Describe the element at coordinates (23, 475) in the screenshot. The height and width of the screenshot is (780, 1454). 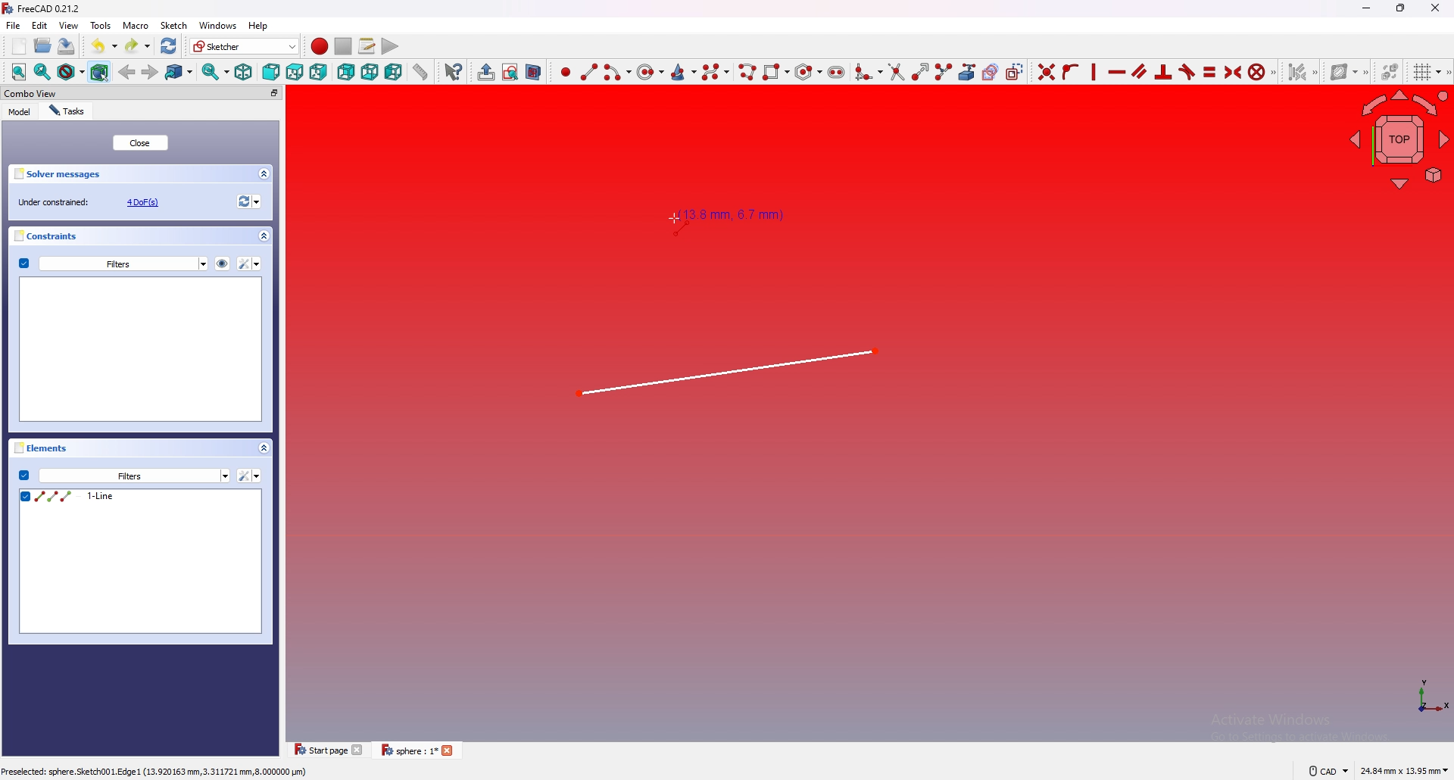
I see `Check` at that location.